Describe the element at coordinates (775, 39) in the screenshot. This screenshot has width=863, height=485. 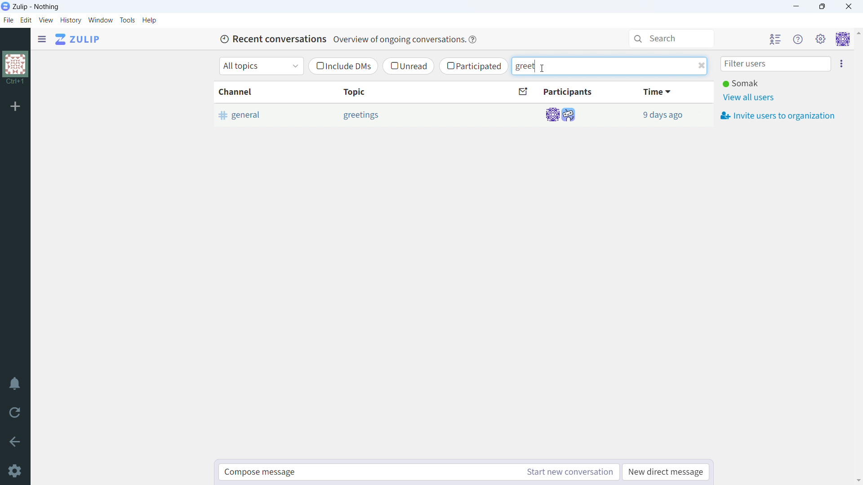
I see `hide all users` at that location.